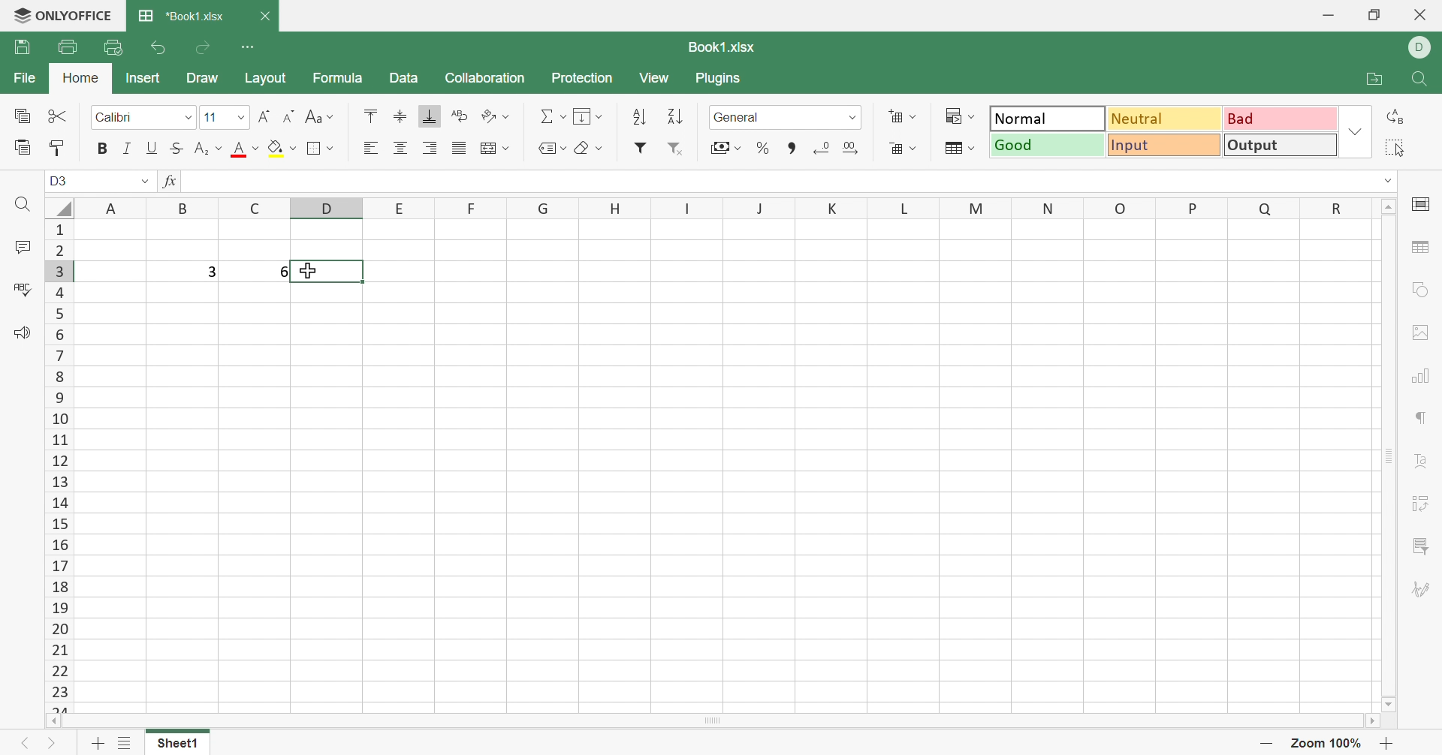  What do you see at coordinates (264, 16) in the screenshot?
I see `Close` at bounding box center [264, 16].